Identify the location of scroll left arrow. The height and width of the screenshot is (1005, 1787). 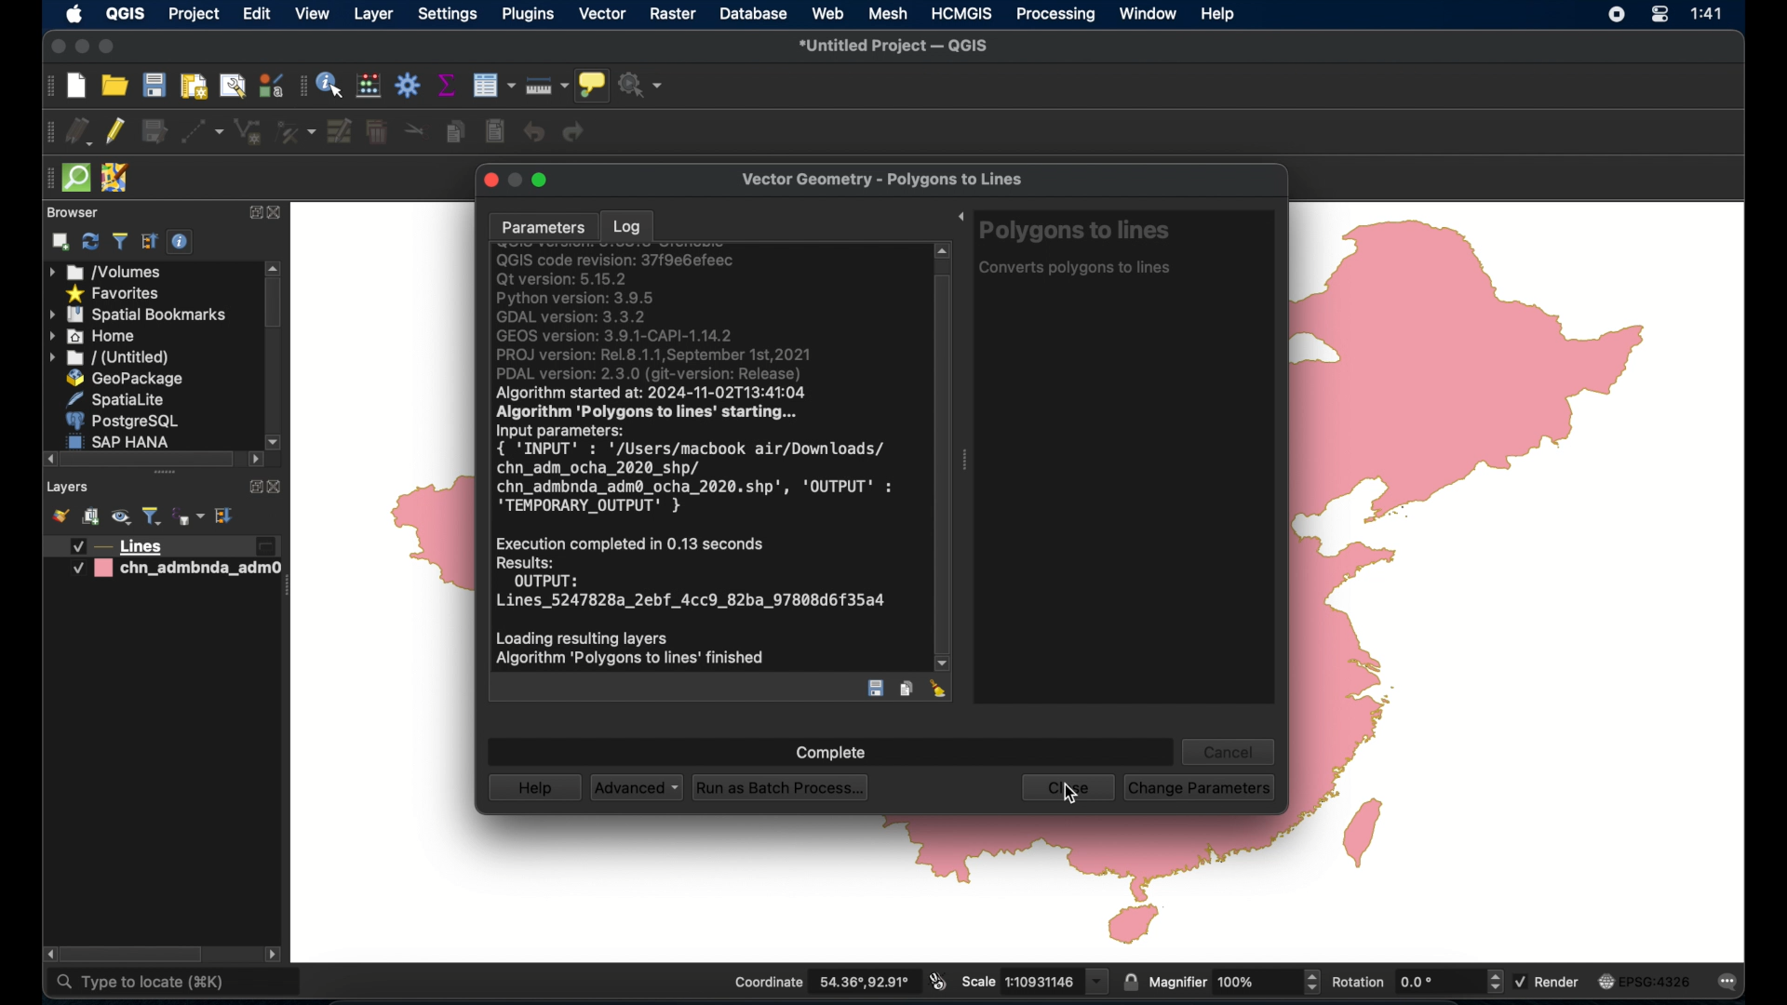
(45, 459).